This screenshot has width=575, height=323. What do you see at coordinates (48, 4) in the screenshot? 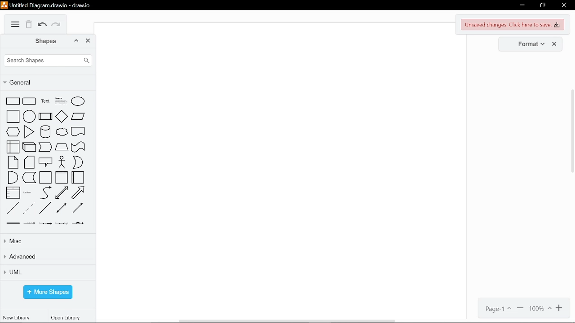
I see `Untitled Diagram.drawio - draw.io` at bounding box center [48, 4].